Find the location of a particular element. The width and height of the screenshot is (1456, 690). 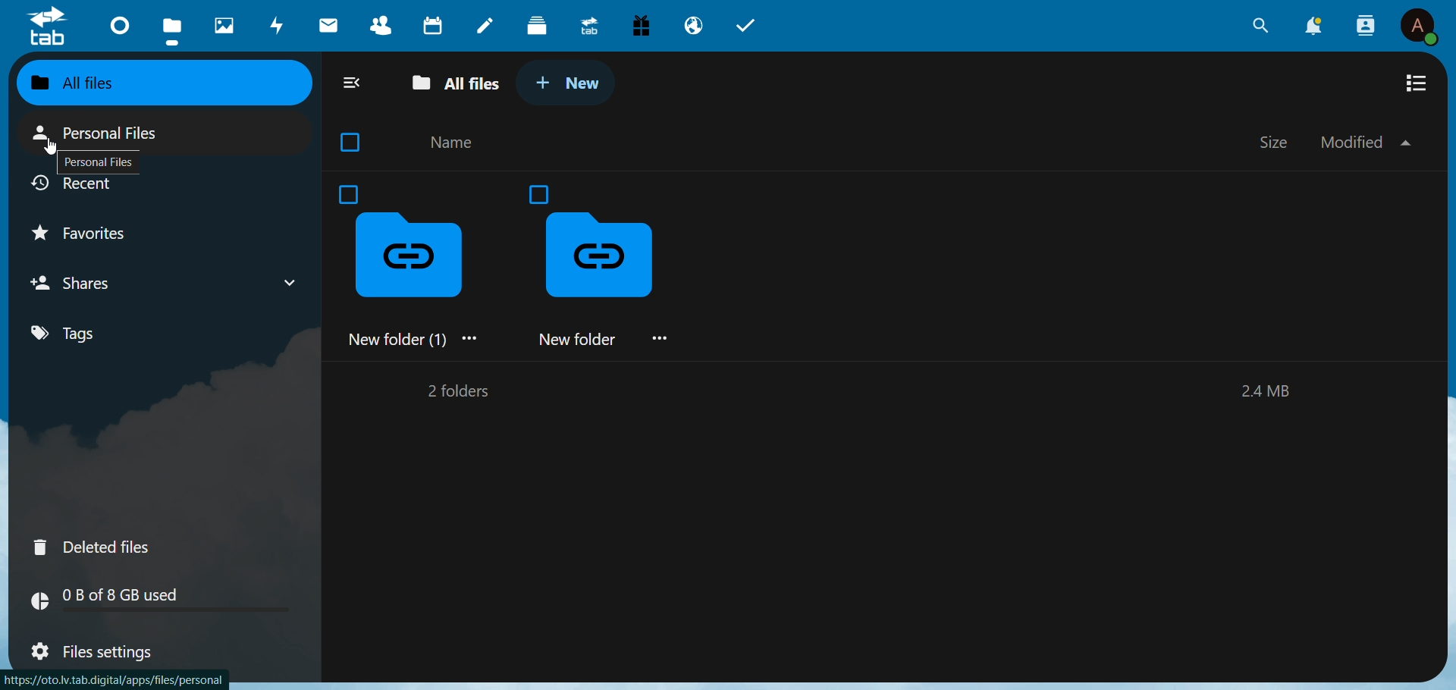

personal files is located at coordinates (98, 165).